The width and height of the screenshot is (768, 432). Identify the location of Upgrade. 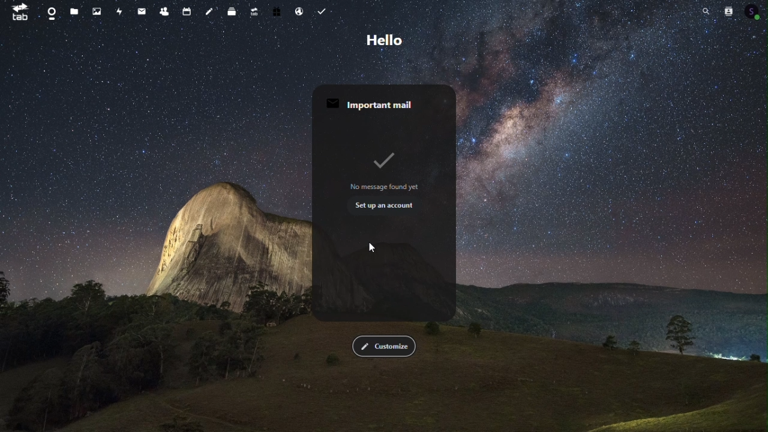
(251, 11).